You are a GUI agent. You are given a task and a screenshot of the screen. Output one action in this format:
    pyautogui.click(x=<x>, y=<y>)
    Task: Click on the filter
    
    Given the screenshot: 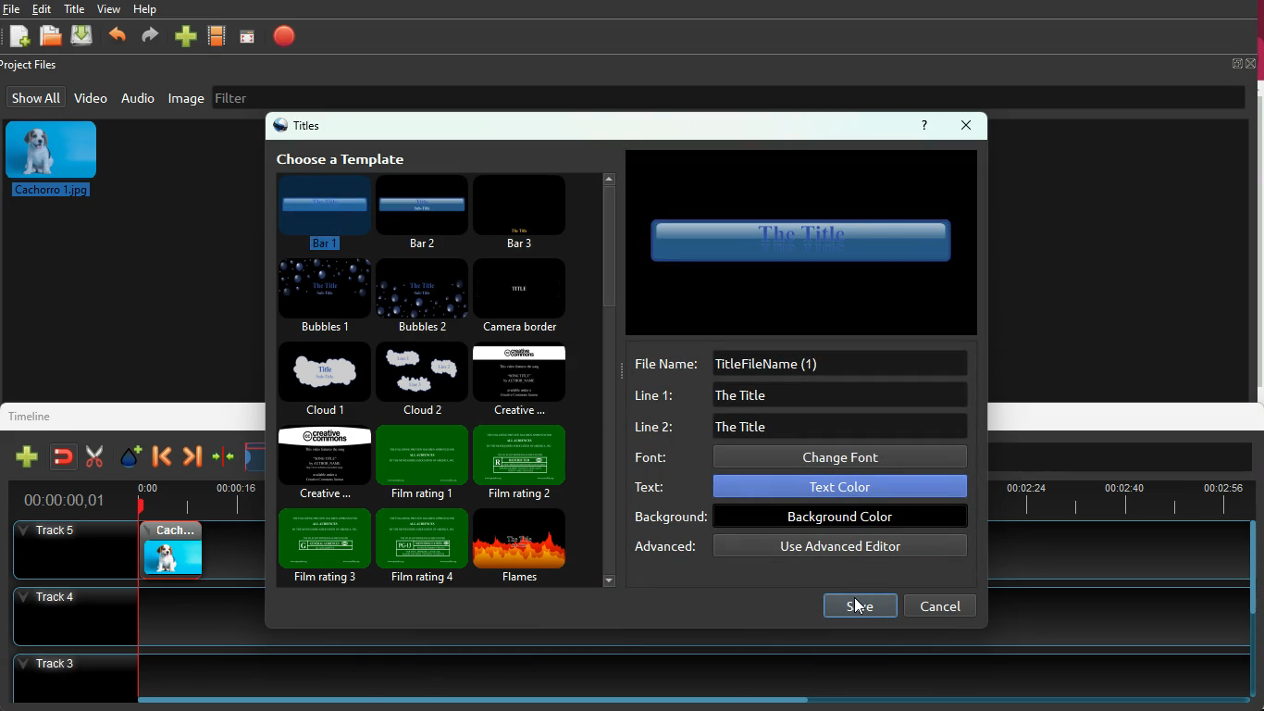 What is the action you would take?
    pyautogui.click(x=332, y=95)
    